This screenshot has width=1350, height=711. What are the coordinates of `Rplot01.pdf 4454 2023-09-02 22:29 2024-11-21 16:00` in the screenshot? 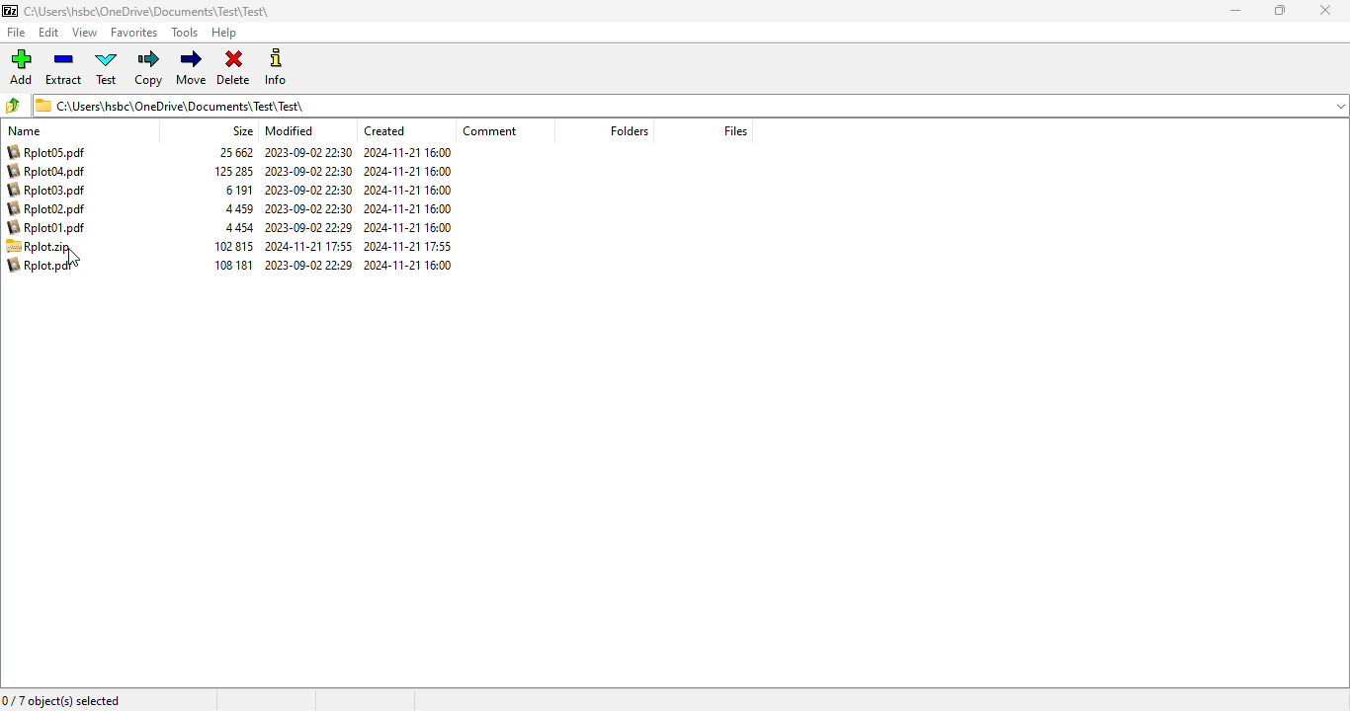 It's located at (233, 227).